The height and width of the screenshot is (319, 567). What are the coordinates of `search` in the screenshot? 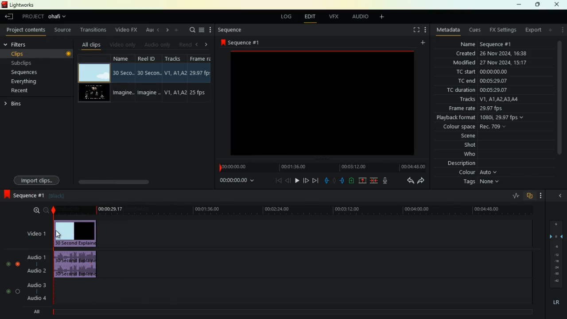 It's located at (191, 31).